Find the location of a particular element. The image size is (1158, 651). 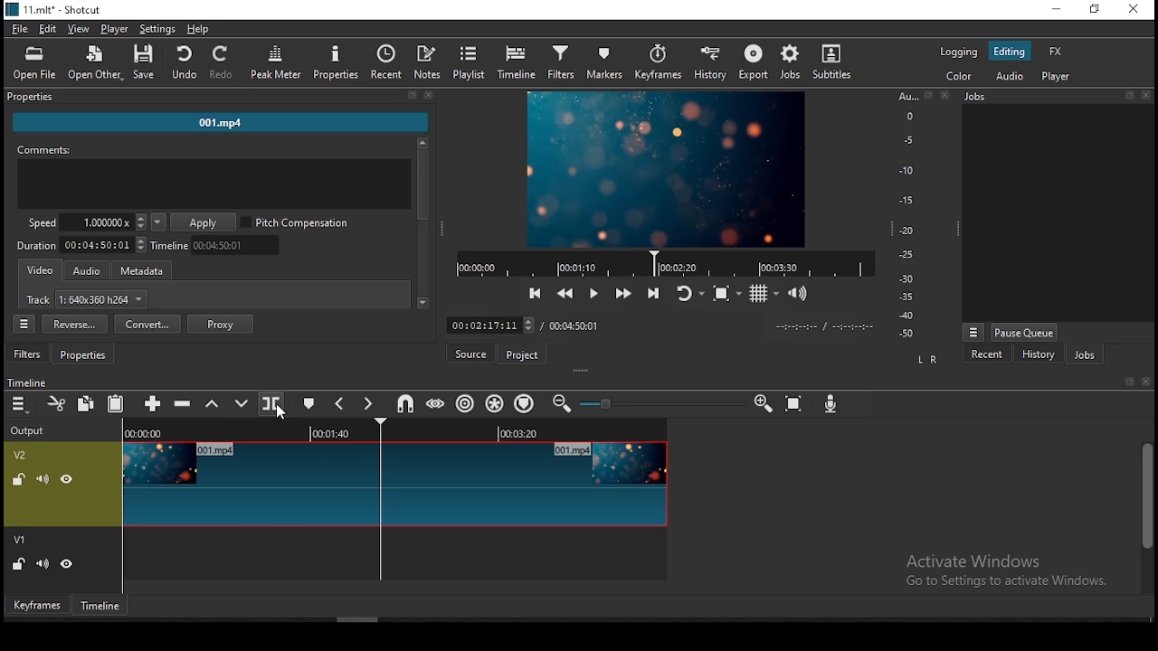

MAX TIME is located at coordinates (574, 325).